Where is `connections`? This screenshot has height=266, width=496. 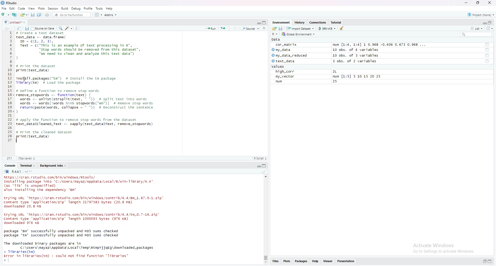 connections is located at coordinates (319, 23).